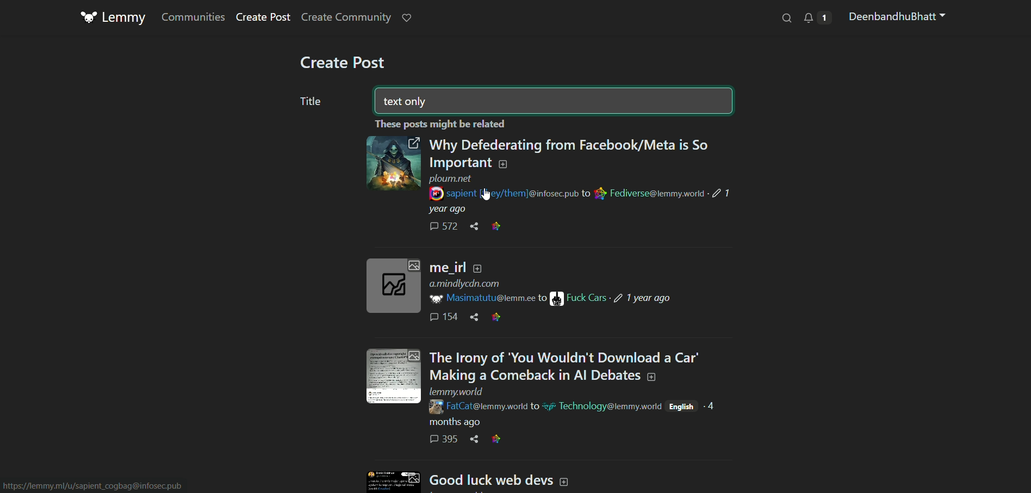 This screenshot has width=1031, height=493. Describe the element at coordinates (444, 317) in the screenshot. I see `Comments` at that location.